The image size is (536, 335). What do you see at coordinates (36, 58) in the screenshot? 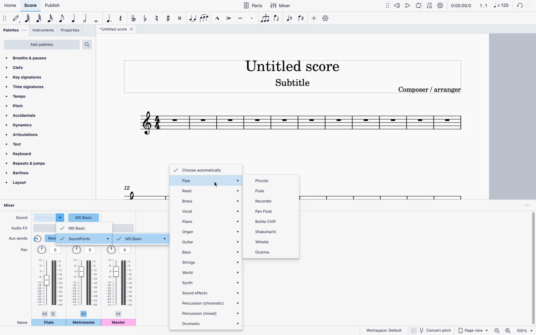
I see `breaths & pauses` at bounding box center [36, 58].